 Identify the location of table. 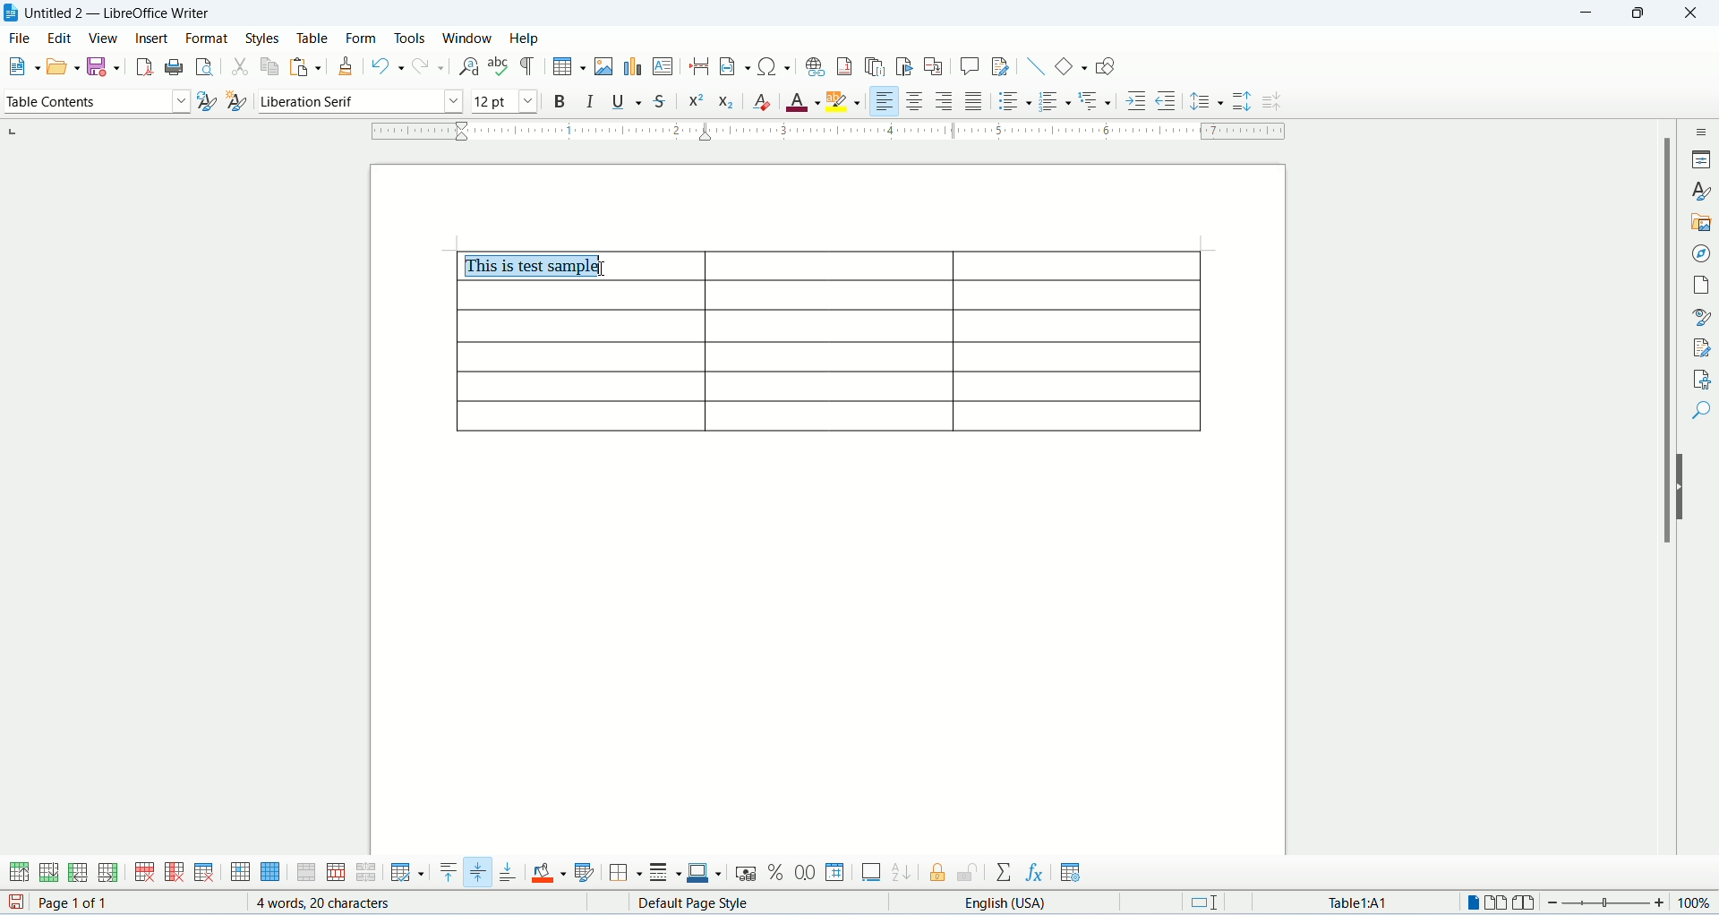
(318, 38).